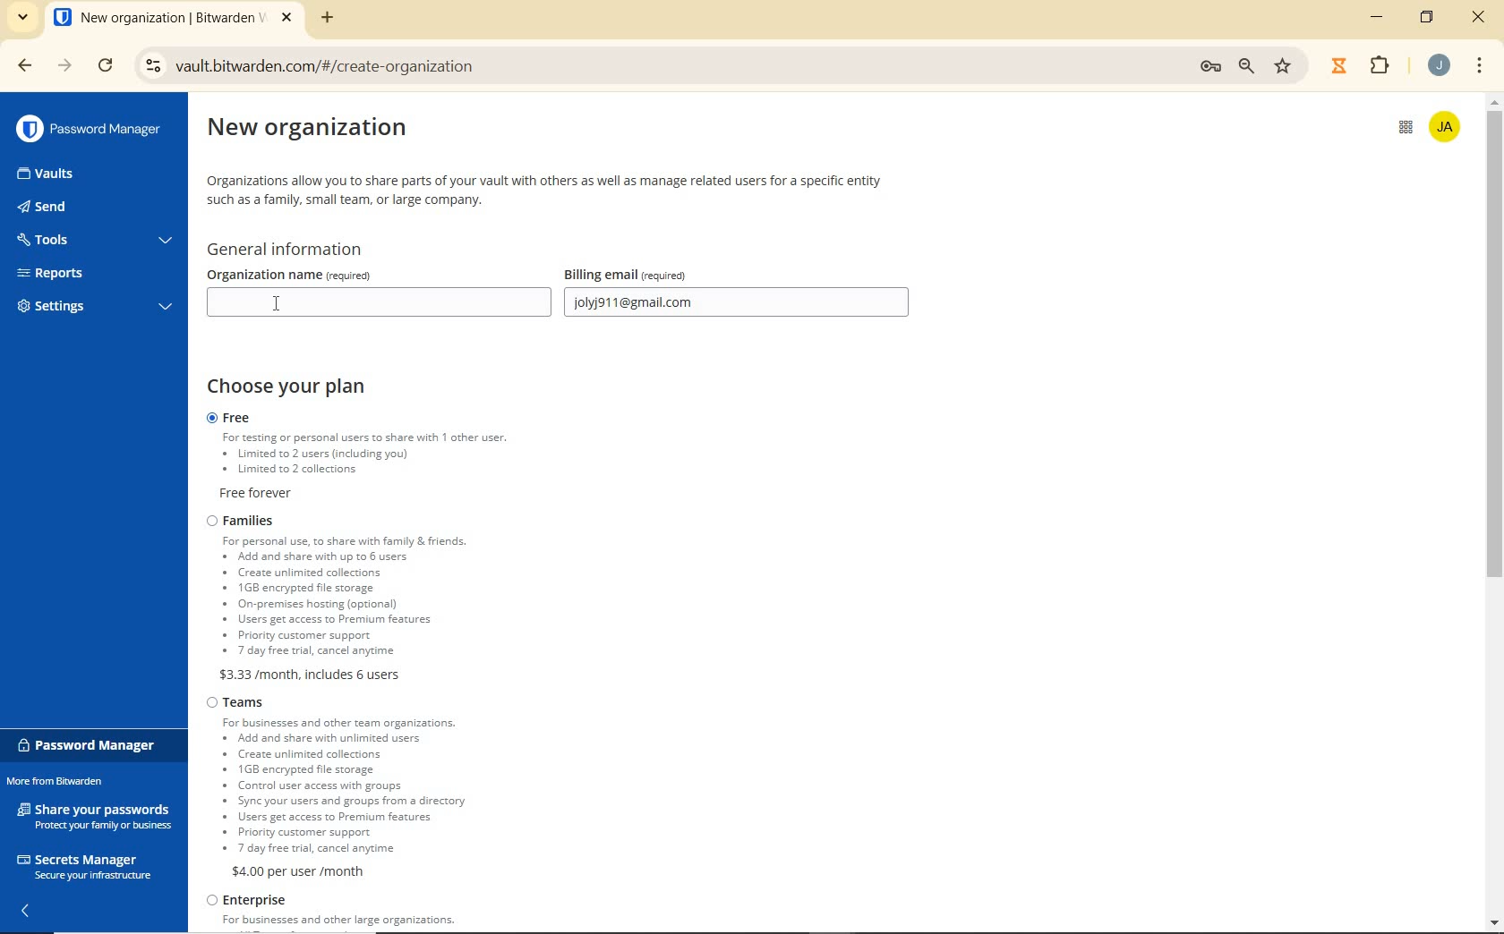 This screenshot has height=934, width=1504. Describe the element at coordinates (16, 65) in the screenshot. I see `BACK` at that location.